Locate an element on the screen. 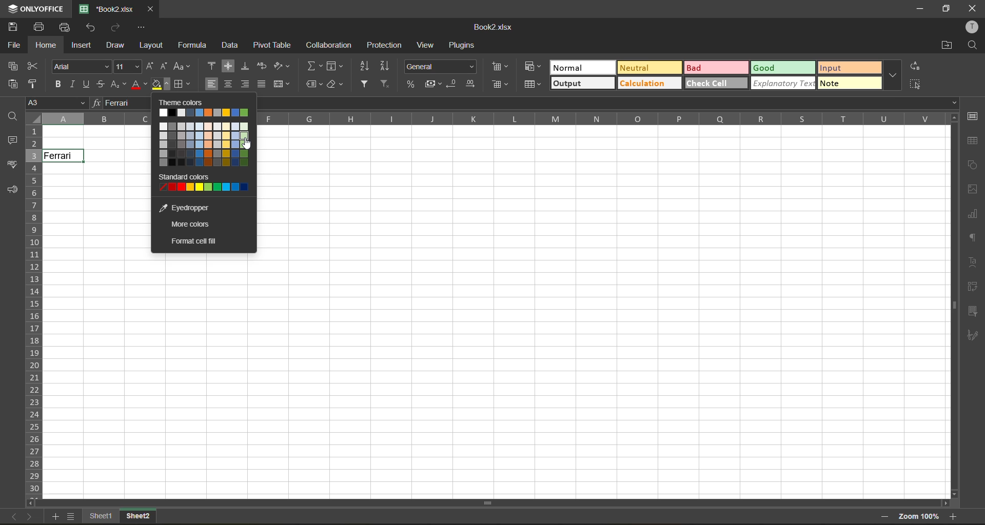  Ferrari is located at coordinates (64, 155).